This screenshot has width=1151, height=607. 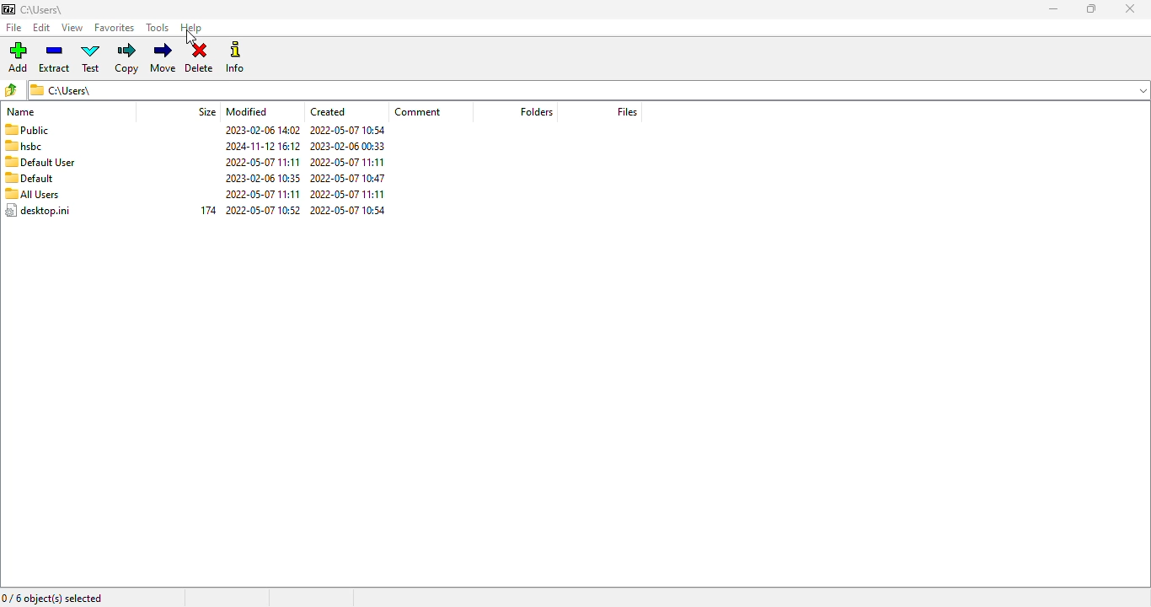 I want to click on files, so click(x=628, y=111).